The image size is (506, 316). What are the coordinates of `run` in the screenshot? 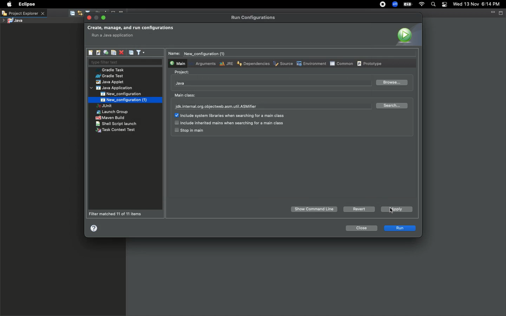 It's located at (400, 229).